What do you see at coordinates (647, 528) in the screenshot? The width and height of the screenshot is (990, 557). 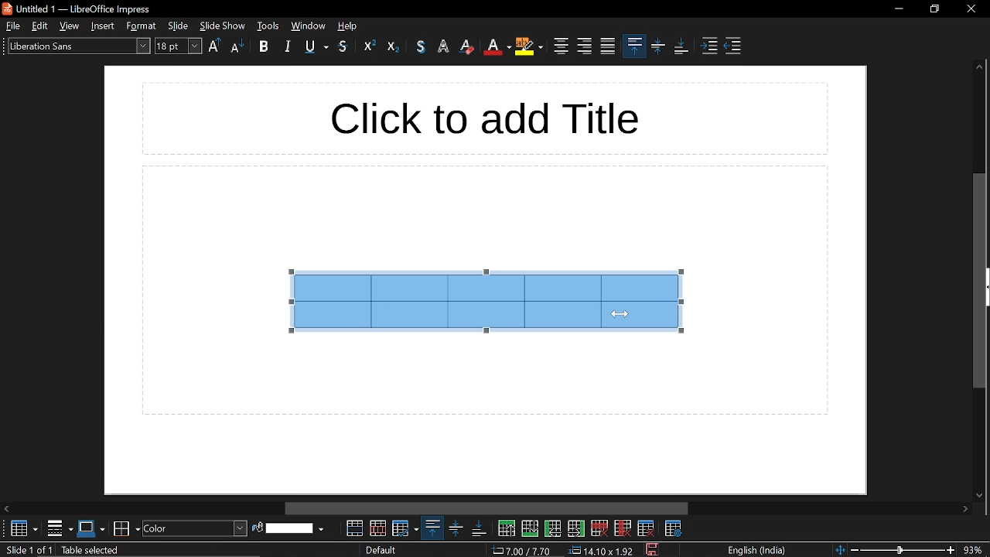 I see `delete table` at bounding box center [647, 528].